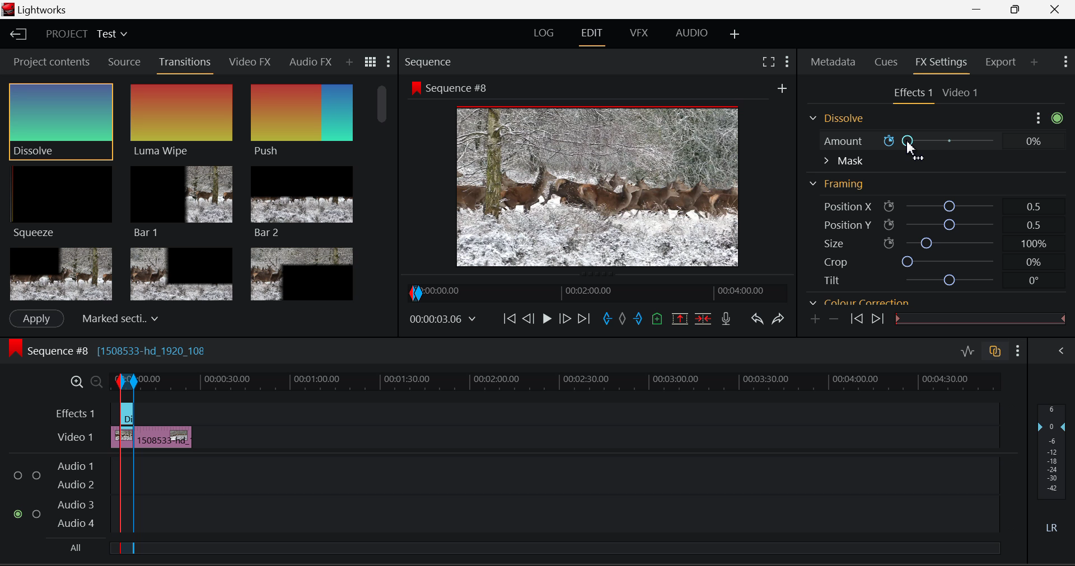 The height and width of the screenshot is (566, 1075). I want to click on Luma Wipe, so click(182, 121).